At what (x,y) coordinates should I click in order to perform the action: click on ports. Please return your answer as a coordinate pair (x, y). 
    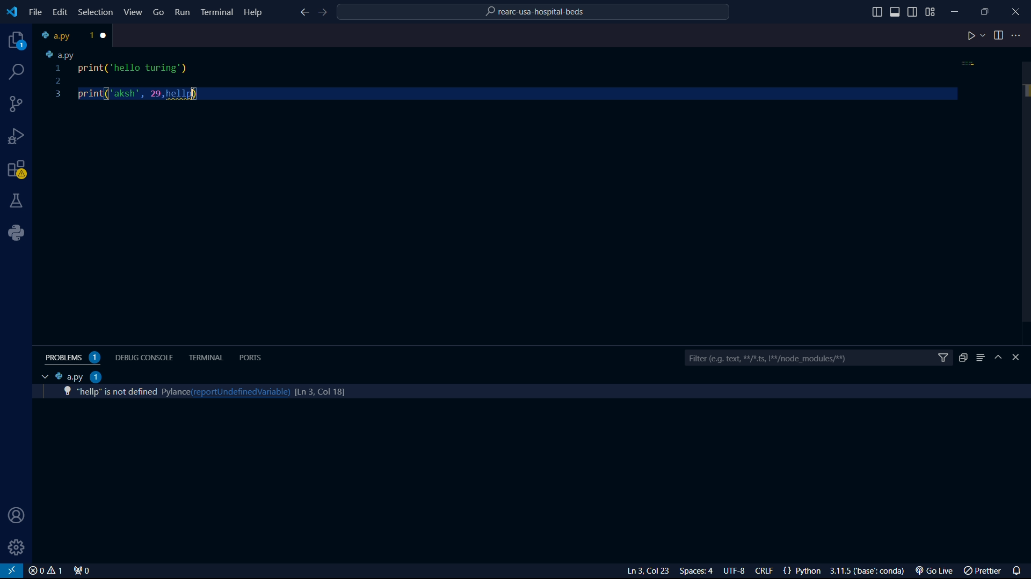
    Looking at the image, I should click on (253, 357).